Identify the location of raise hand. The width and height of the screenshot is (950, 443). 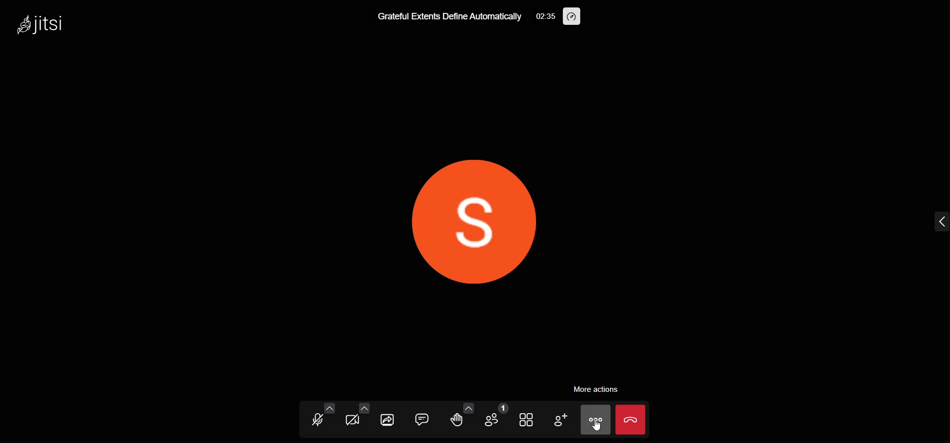
(458, 421).